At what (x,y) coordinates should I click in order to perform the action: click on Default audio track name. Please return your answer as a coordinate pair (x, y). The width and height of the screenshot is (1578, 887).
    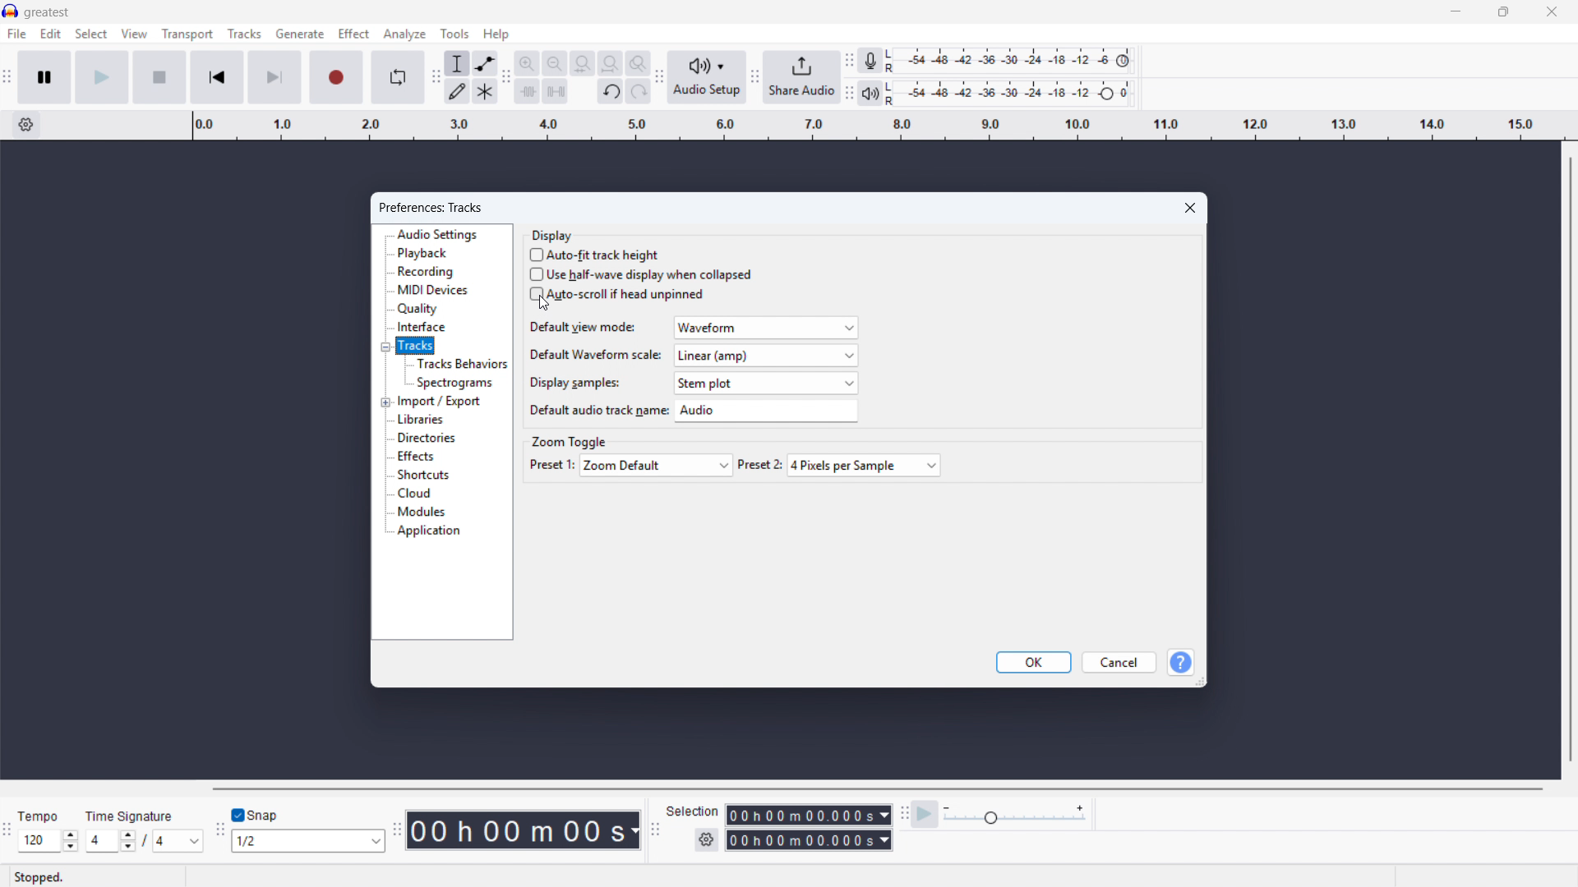
    Looking at the image, I should click on (598, 410).